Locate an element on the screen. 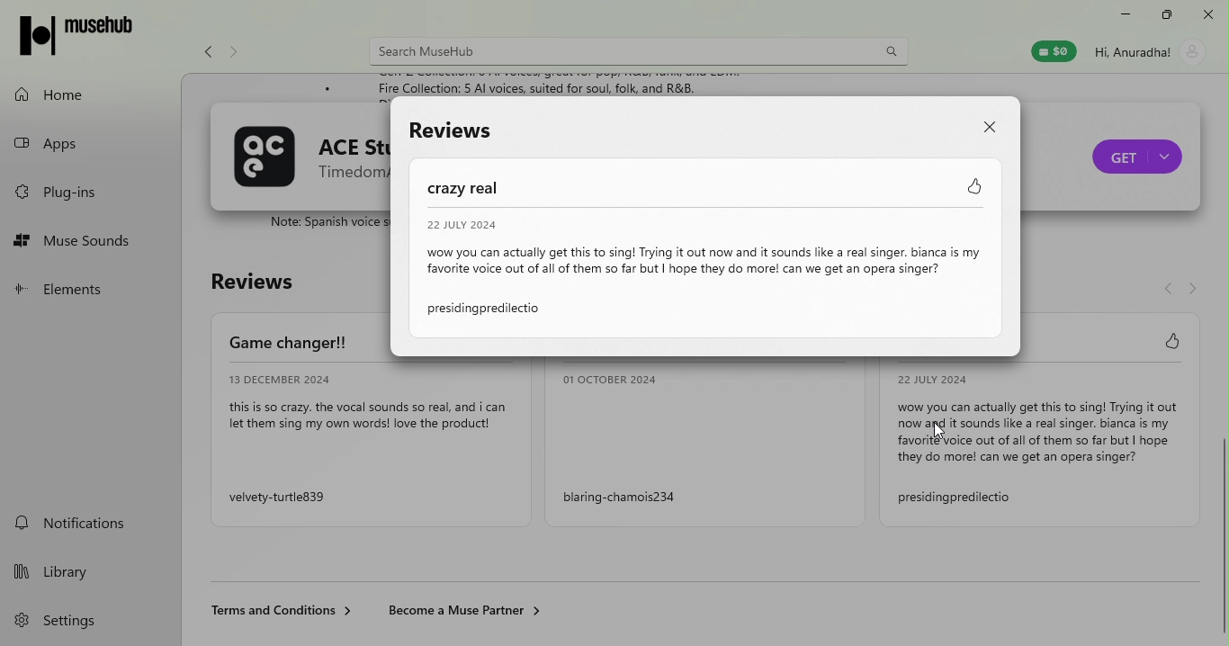 The image size is (1229, 646). home is located at coordinates (85, 94).